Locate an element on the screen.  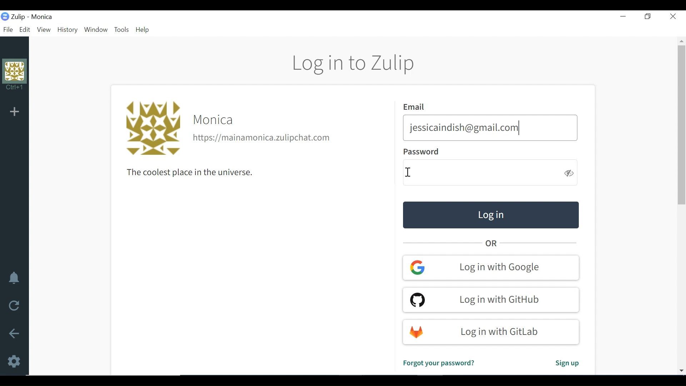
Sign up is located at coordinates (566, 364).